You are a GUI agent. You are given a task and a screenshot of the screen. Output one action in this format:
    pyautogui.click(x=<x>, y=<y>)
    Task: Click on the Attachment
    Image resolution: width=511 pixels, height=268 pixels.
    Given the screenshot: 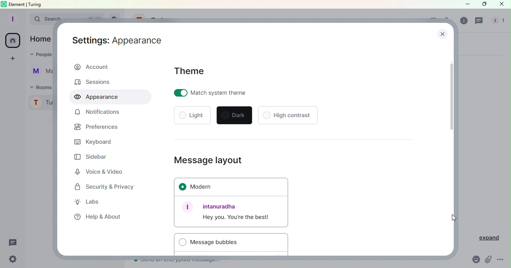 What is the action you would take?
    pyautogui.click(x=487, y=260)
    